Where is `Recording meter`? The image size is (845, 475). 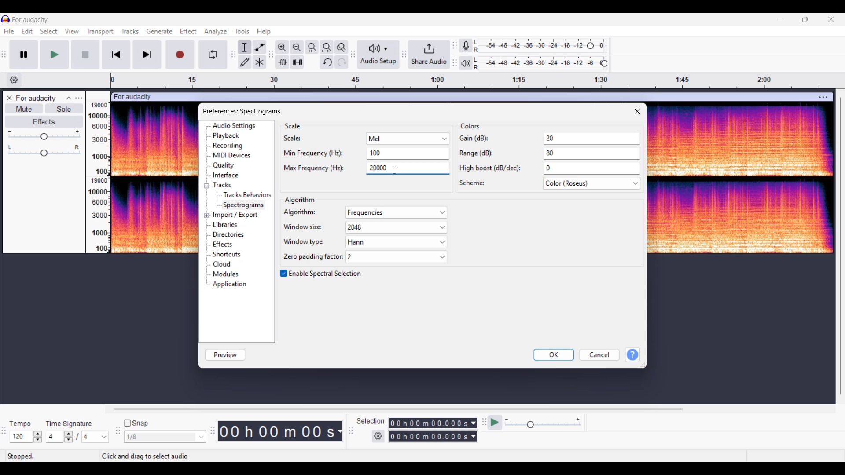
Recording meter is located at coordinates (466, 45).